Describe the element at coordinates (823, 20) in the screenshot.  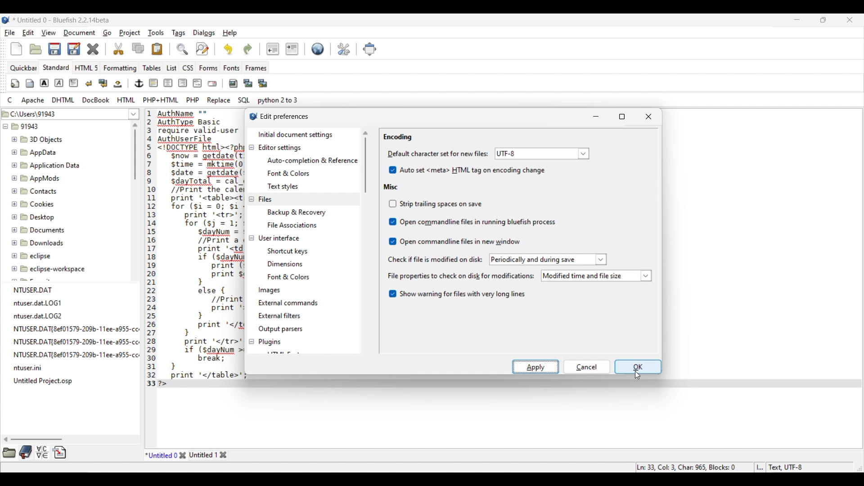
I see `Show in smaller tab` at that location.